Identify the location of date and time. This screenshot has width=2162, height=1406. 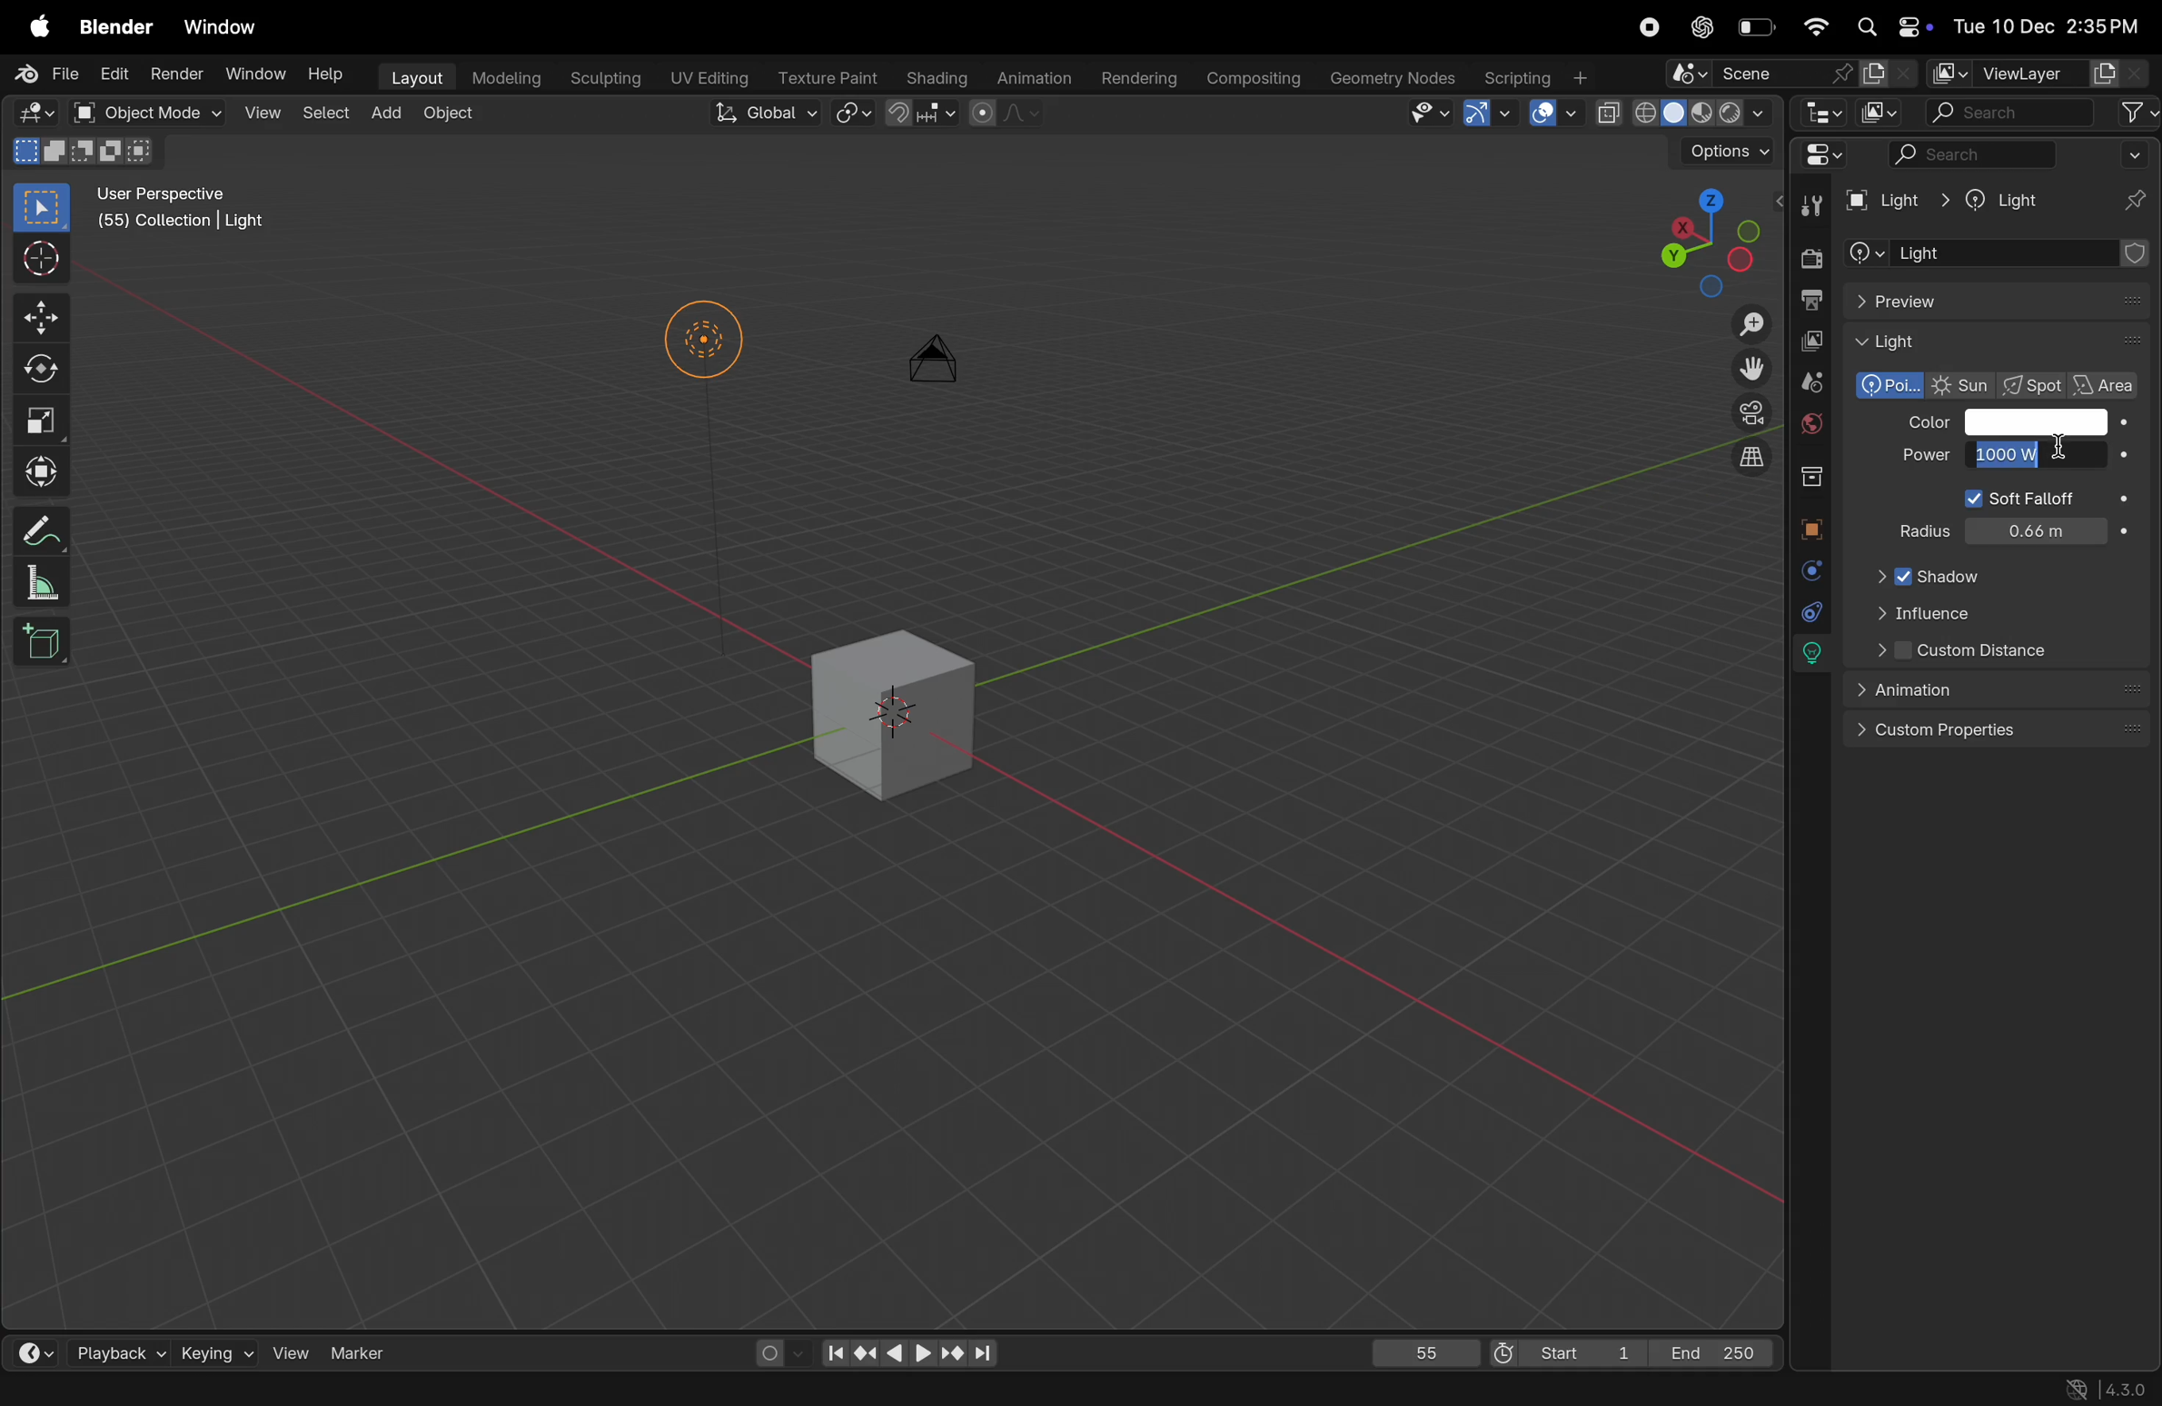
(2055, 30).